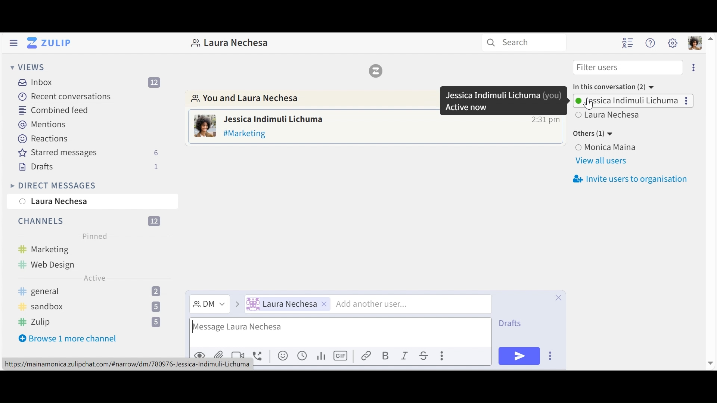 Image resolution: width=717 pixels, height=403 pixels. Describe the element at coordinates (93, 291) in the screenshot. I see `general` at that location.